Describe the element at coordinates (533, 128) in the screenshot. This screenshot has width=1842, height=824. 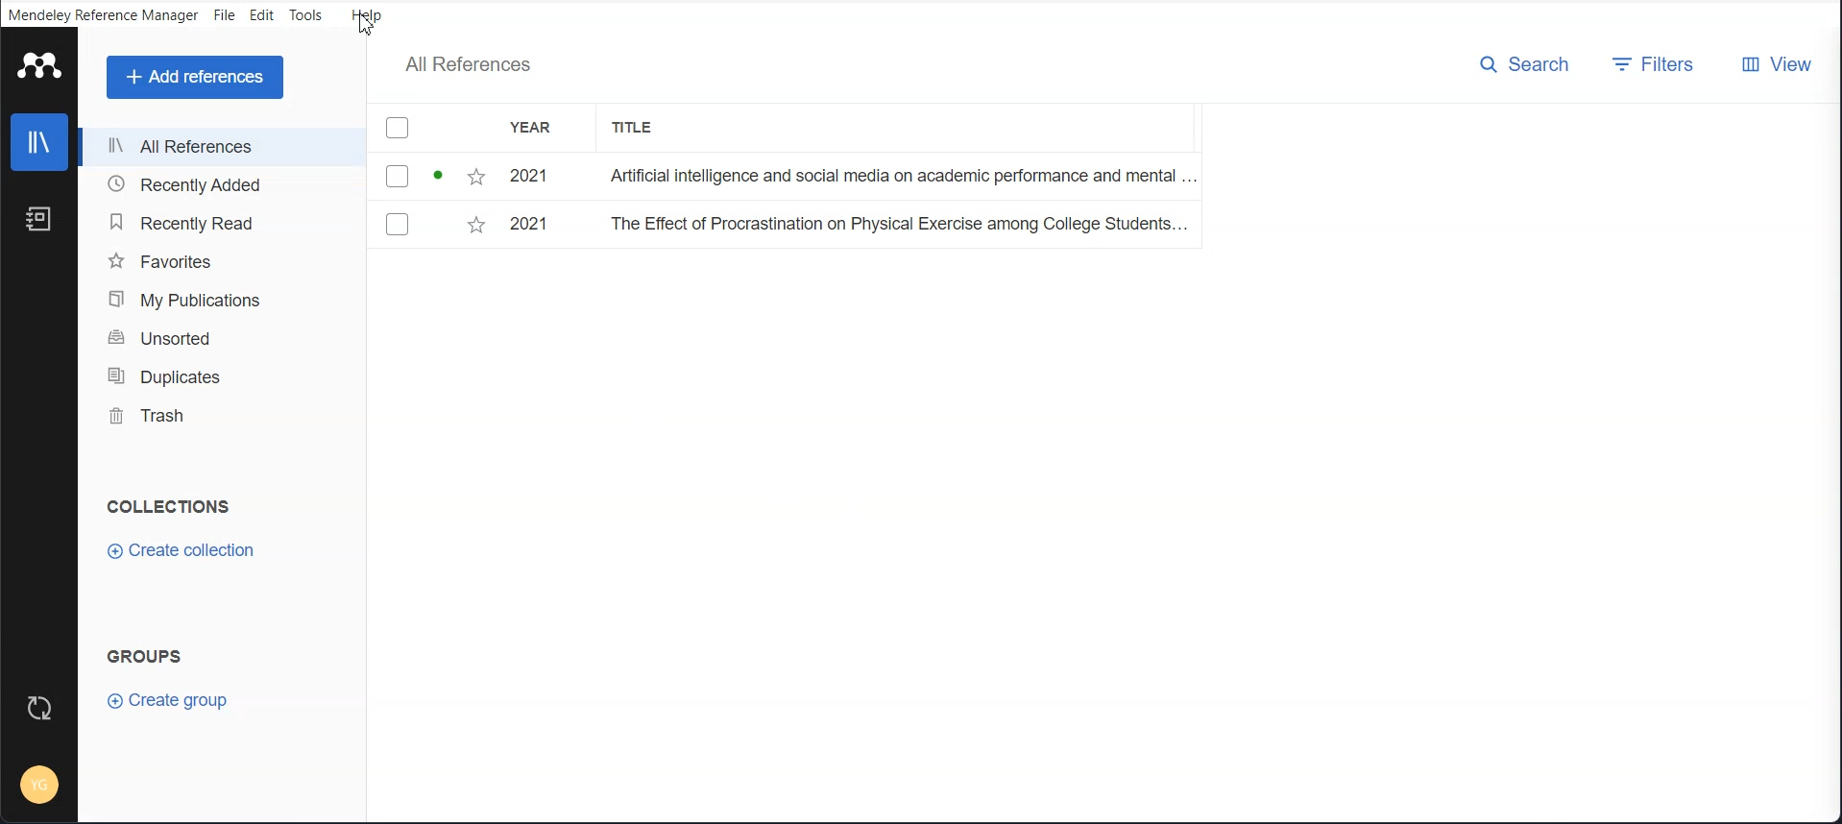
I see `Year` at that location.